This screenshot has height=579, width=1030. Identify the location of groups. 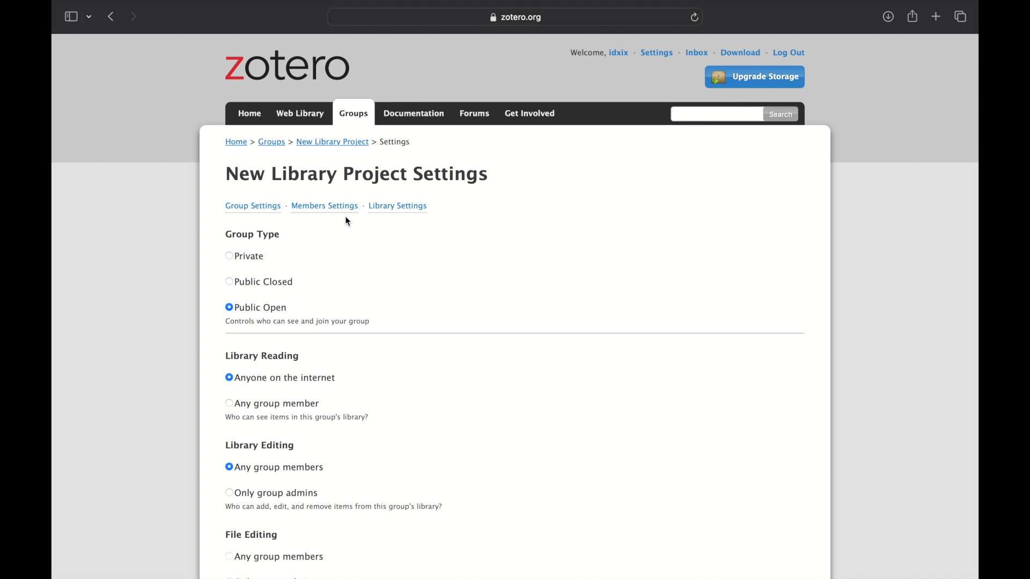
(275, 142).